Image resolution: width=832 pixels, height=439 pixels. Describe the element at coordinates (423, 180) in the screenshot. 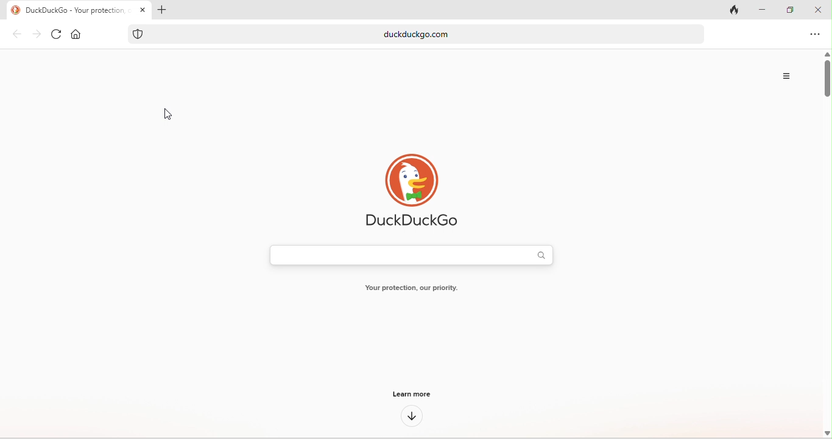

I see `duck duck go logo` at that location.